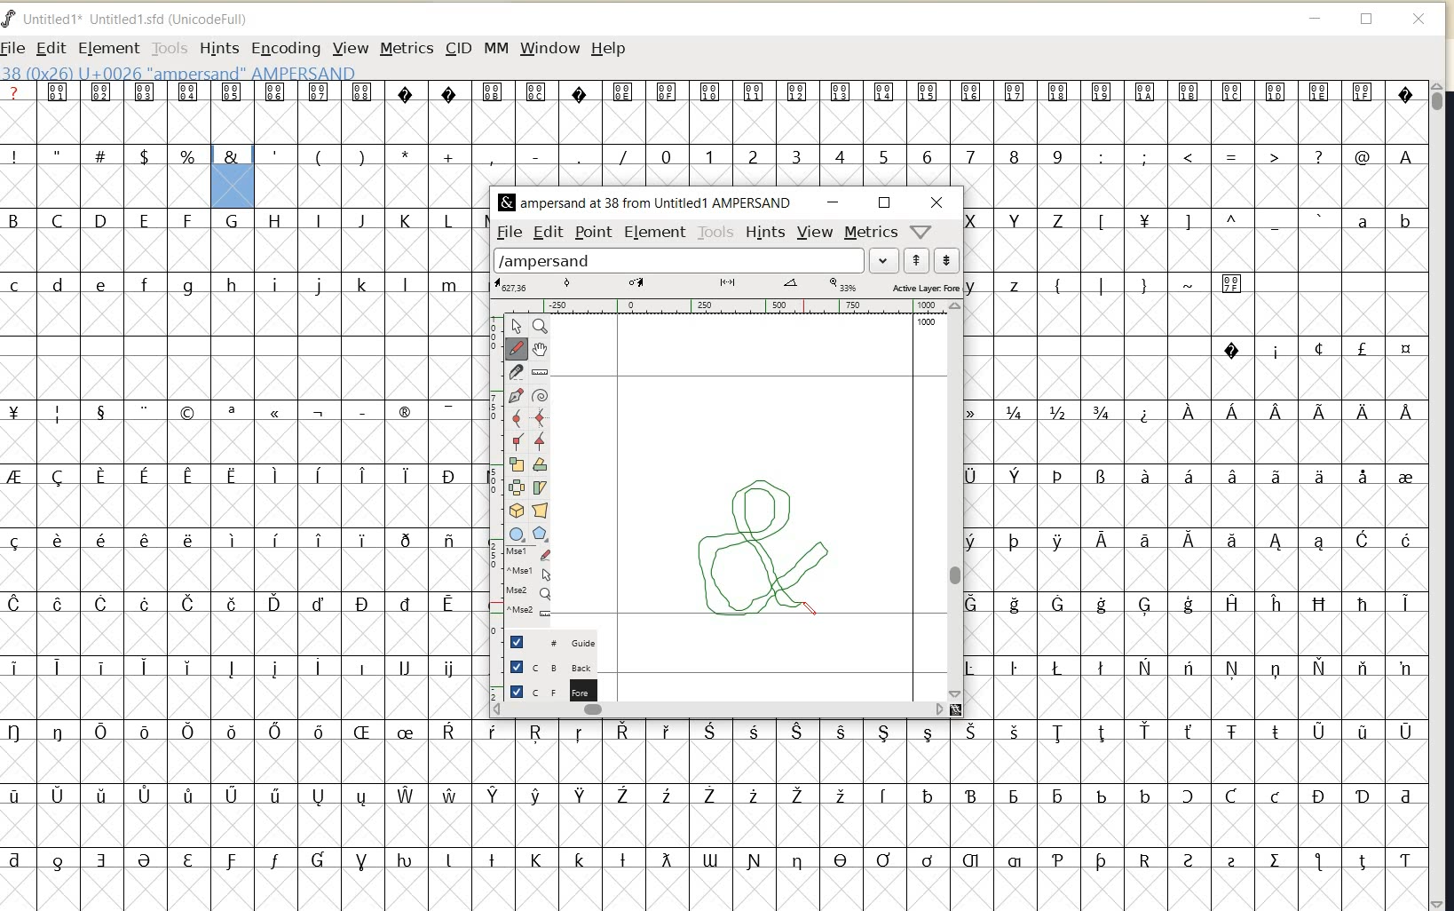 The image size is (1454, 911). Describe the element at coordinates (1313, 20) in the screenshot. I see `minimize` at that location.